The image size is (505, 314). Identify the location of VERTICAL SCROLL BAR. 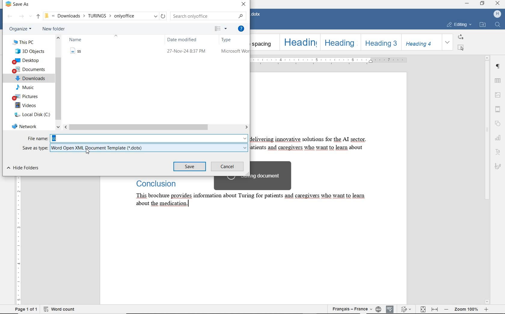
(58, 82).